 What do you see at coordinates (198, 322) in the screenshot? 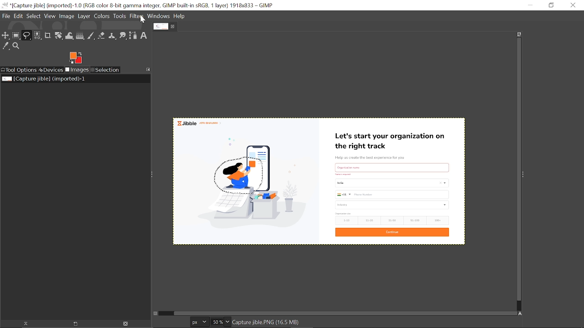
I see `Current image unit` at bounding box center [198, 322].